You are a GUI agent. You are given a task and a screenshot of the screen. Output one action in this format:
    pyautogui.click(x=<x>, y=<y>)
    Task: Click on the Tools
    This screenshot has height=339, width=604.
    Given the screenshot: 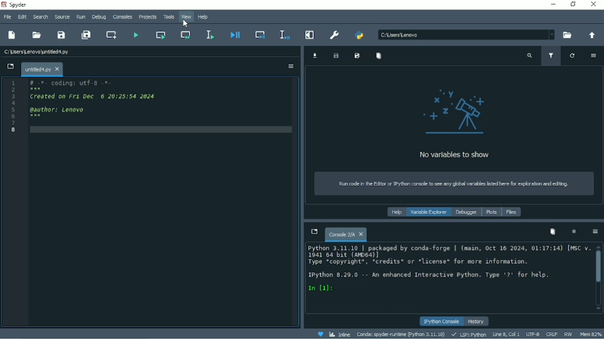 What is the action you would take?
    pyautogui.click(x=169, y=17)
    